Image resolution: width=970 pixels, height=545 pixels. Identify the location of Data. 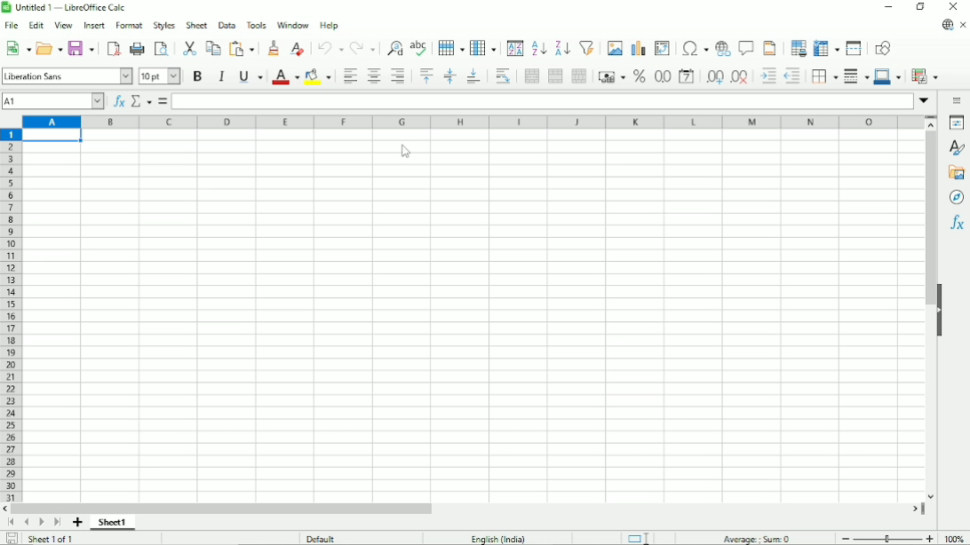
(227, 24).